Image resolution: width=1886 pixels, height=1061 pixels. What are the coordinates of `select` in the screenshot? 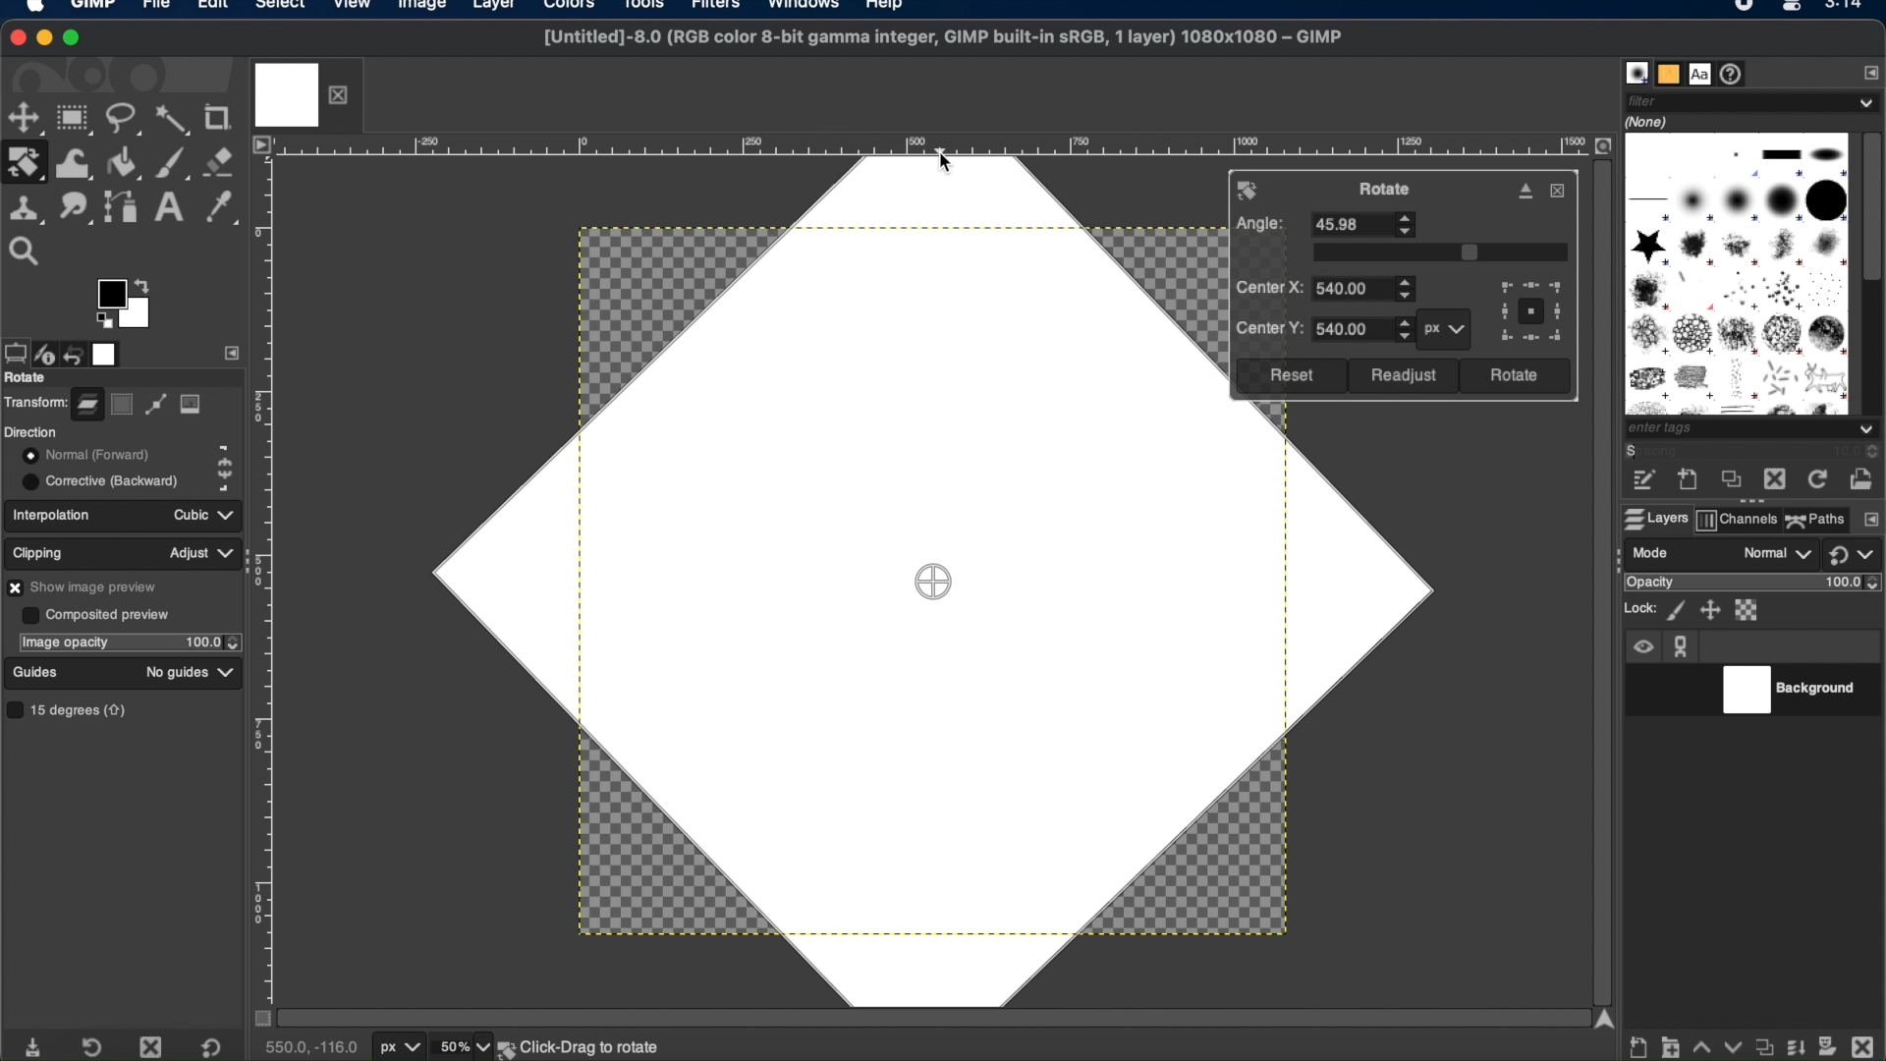 It's located at (280, 8).